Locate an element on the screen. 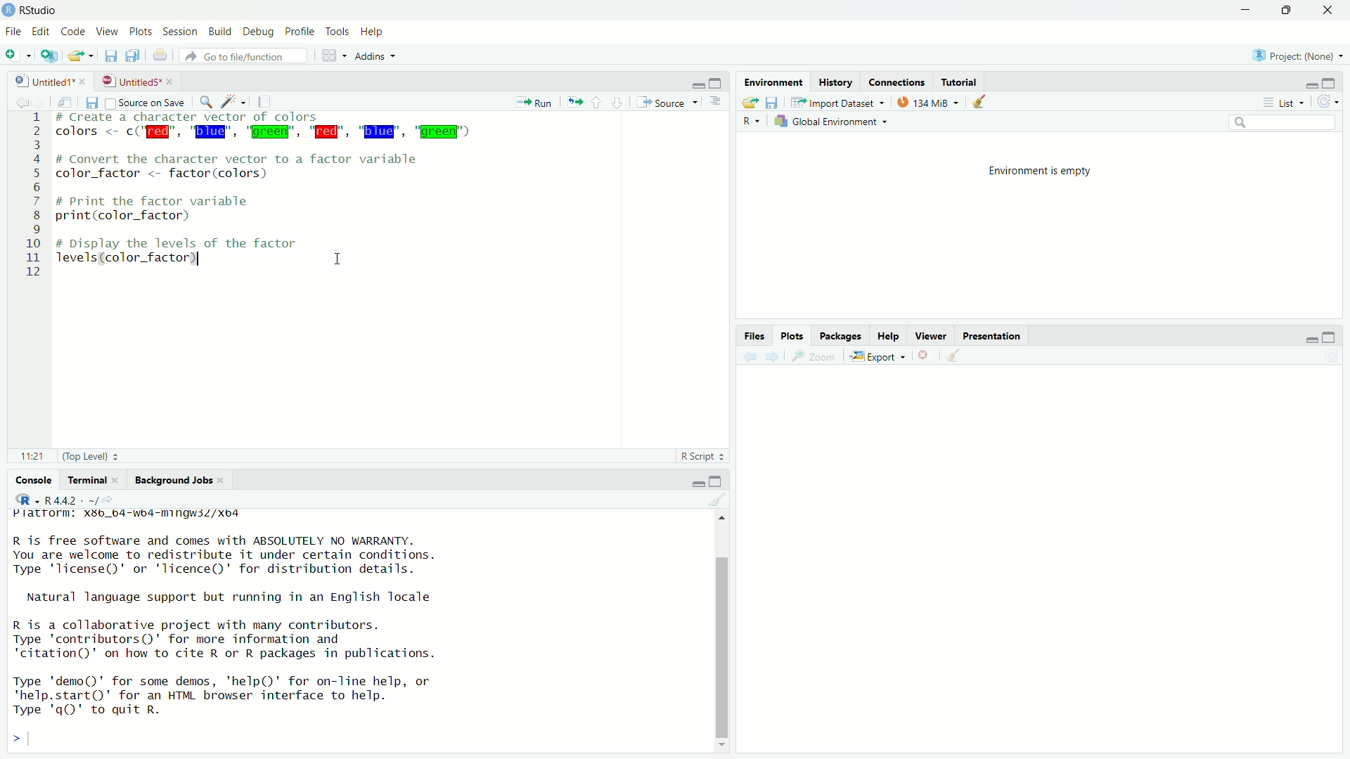 The width and height of the screenshot is (1350, 759). RStudio is located at coordinates (41, 9).